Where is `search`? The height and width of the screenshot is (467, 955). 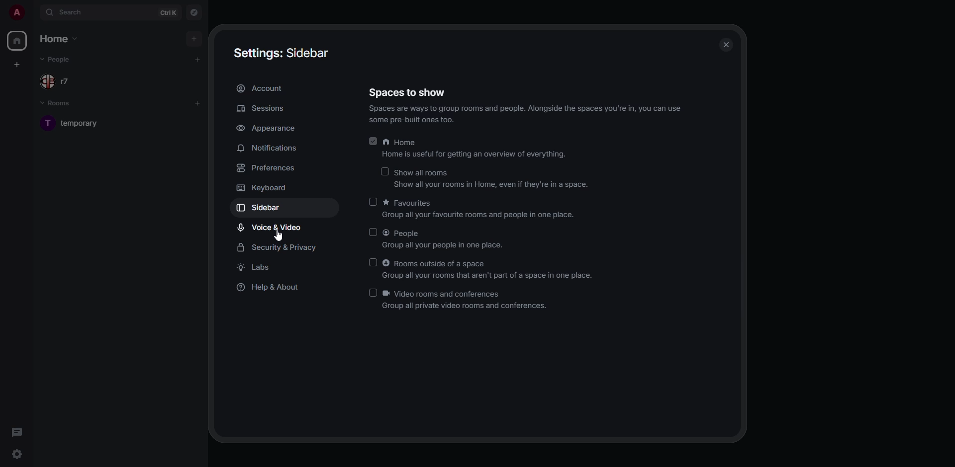
search is located at coordinates (69, 11).